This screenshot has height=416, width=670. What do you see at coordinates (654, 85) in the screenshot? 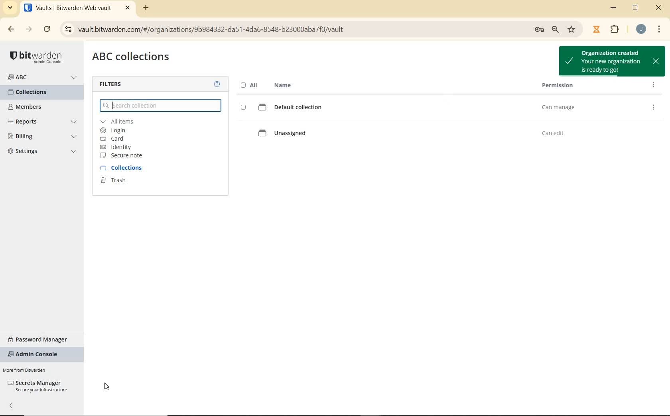
I see `edit access` at bounding box center [654, 85].